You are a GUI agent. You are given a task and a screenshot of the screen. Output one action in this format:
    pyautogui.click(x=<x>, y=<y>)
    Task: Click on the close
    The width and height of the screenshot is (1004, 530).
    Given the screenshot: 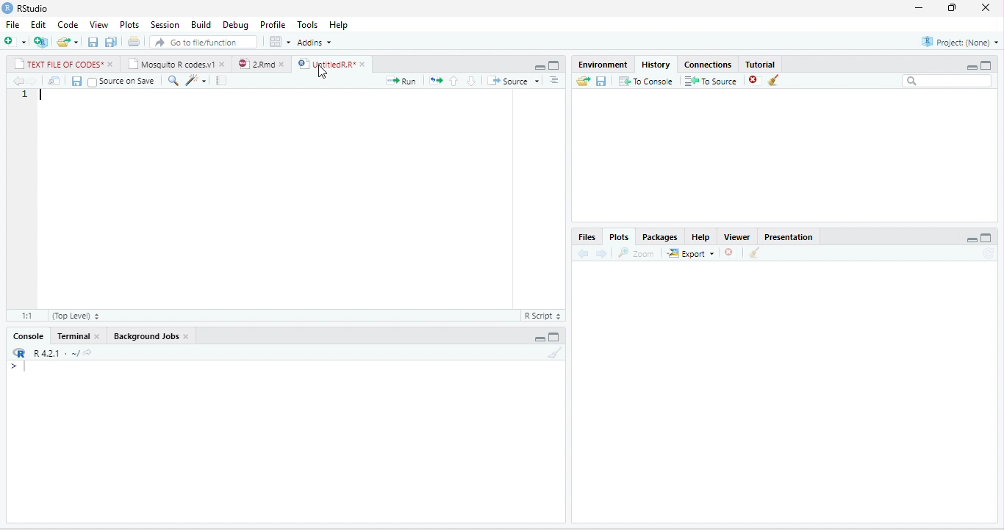 What is the action you would take?
    pyautogui.click(x=365, y=65)
    